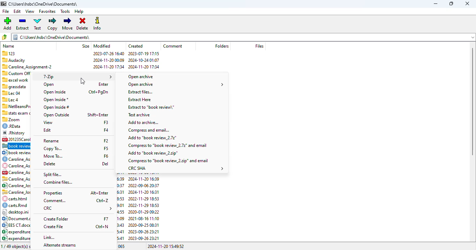 The height and width of the screenshot is (250, 476). Describe the element at coordinates (109, 61) in the screenshot. I see `modified date & time` at that location.